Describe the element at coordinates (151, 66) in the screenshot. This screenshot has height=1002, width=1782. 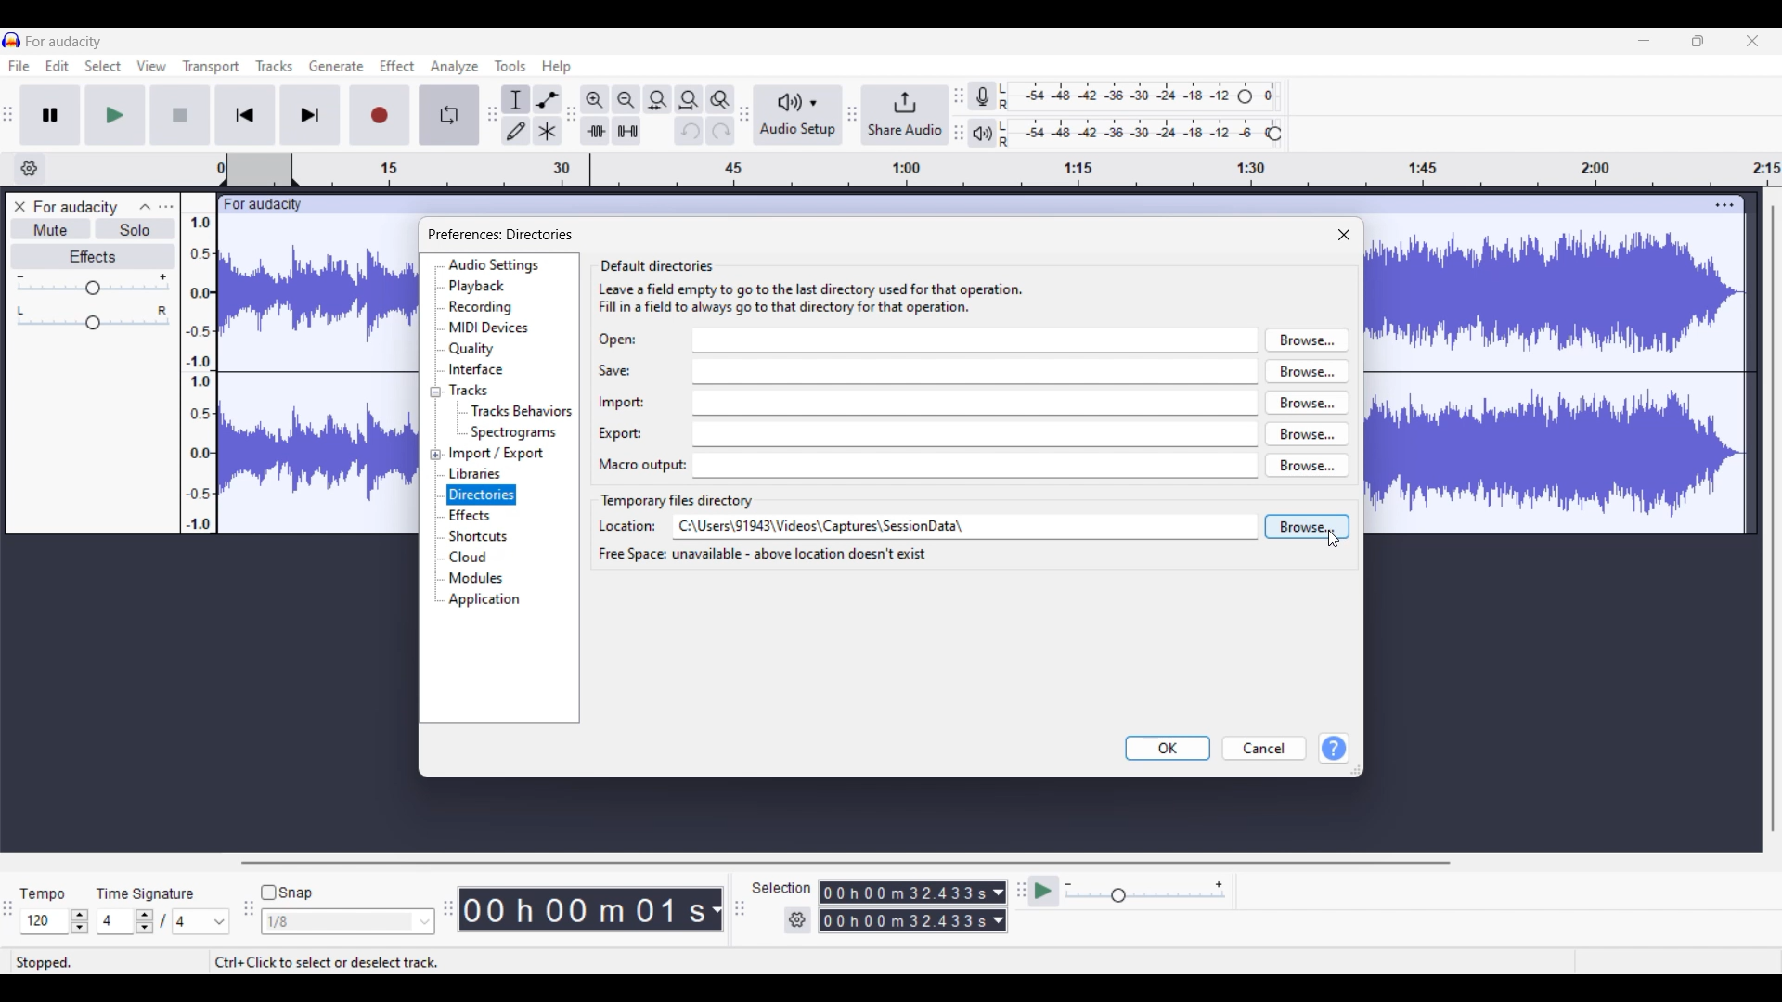
I see `View menu` at that location.